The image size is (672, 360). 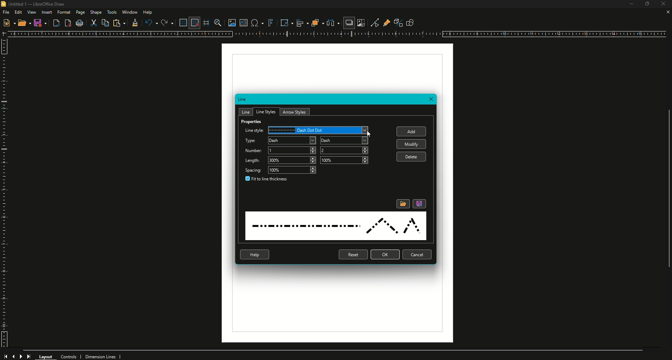 What do you see at coordinates (253, 151) in the screenshot?
I see `Number` at bounding box center [253, 151].